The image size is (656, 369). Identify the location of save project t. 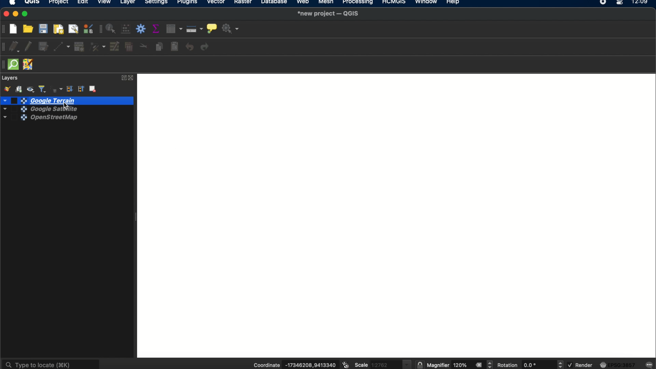
(44, 29).